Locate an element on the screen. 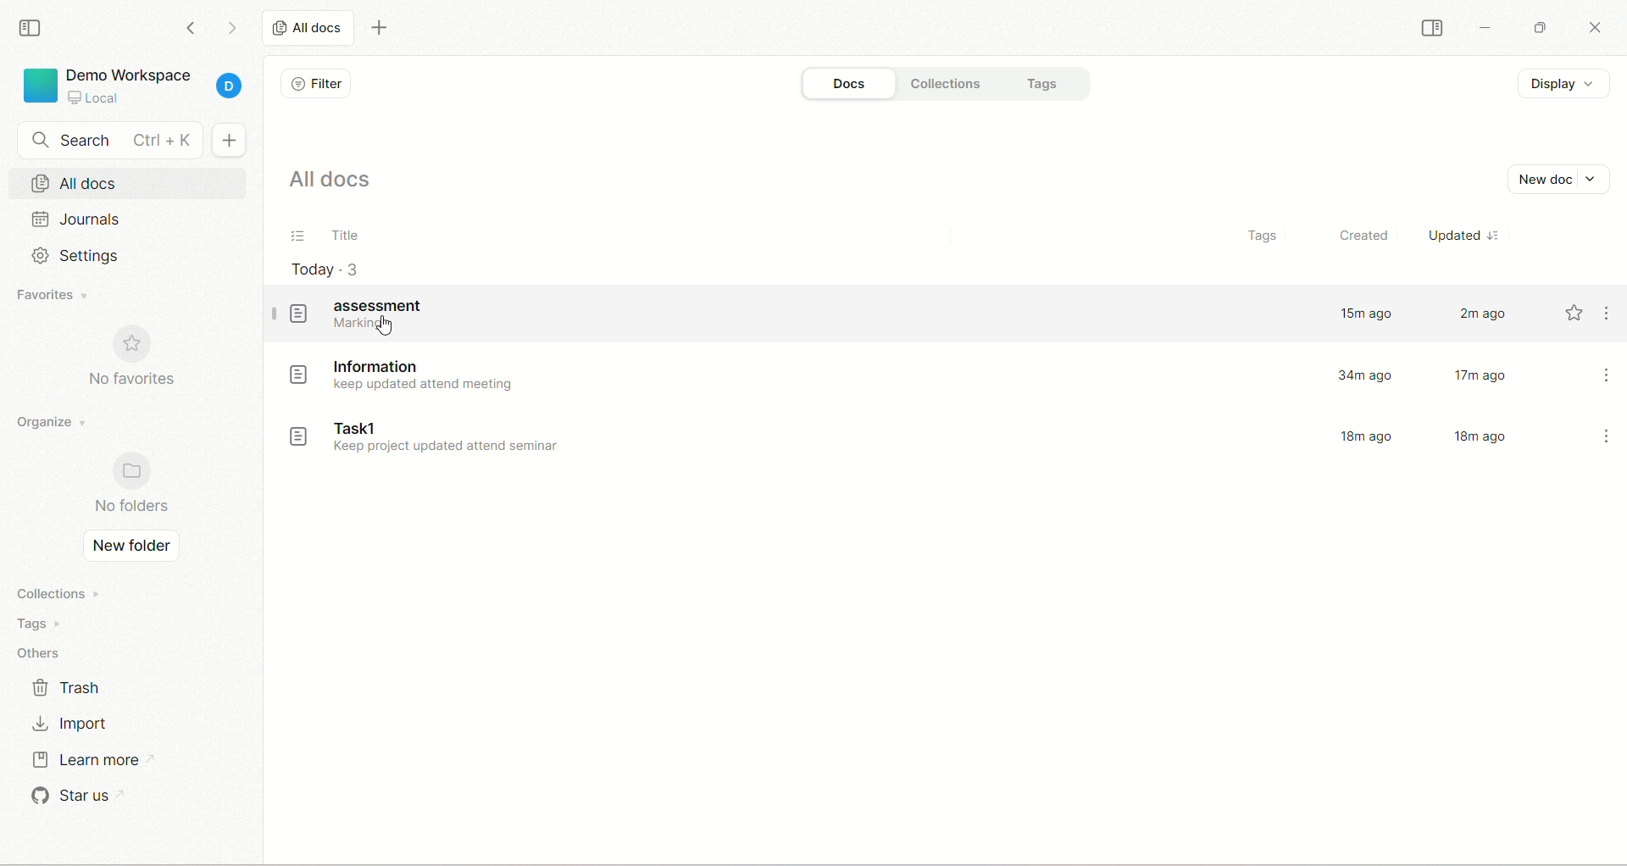 This screenshot has width=1627, height=866. collections is located at coordinates (53, 593).